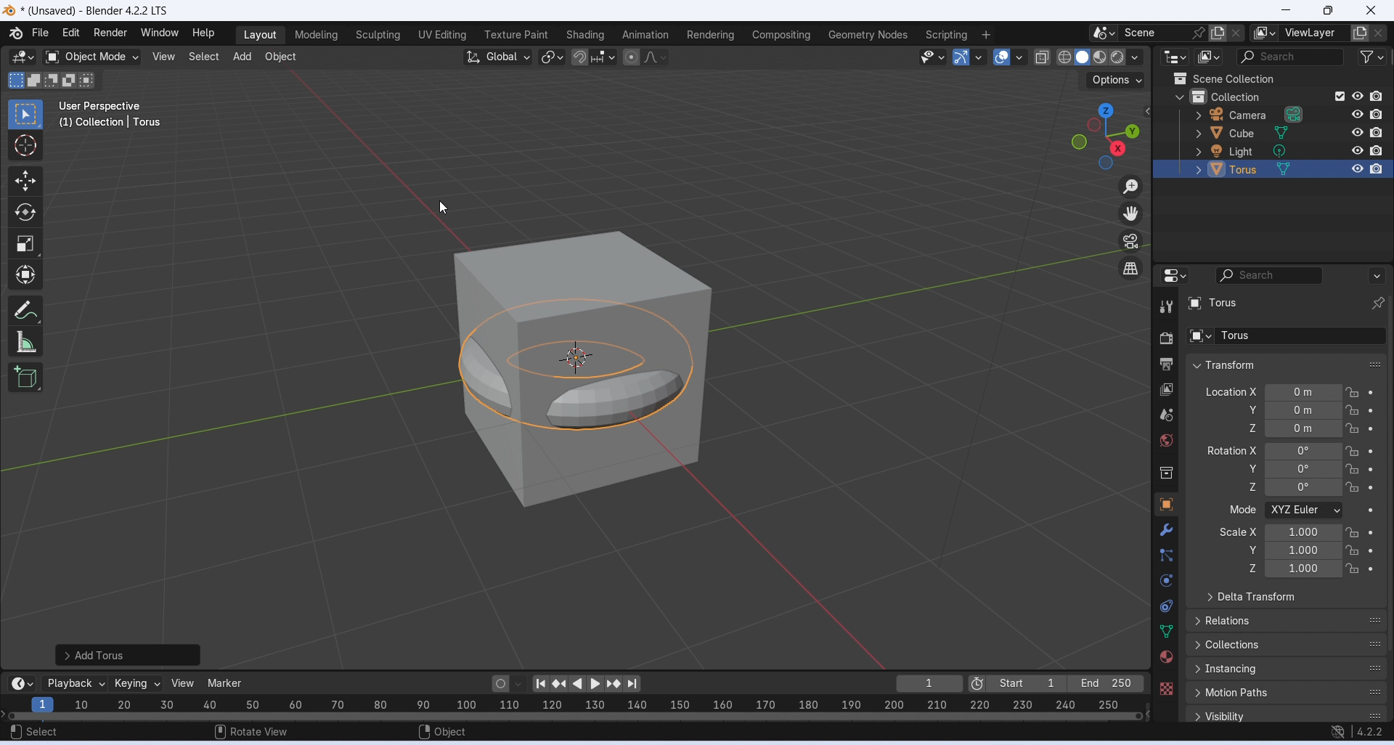  Describe the element at coordinates (1028, 684) in the screenshot. I see `Start 1` at that location.